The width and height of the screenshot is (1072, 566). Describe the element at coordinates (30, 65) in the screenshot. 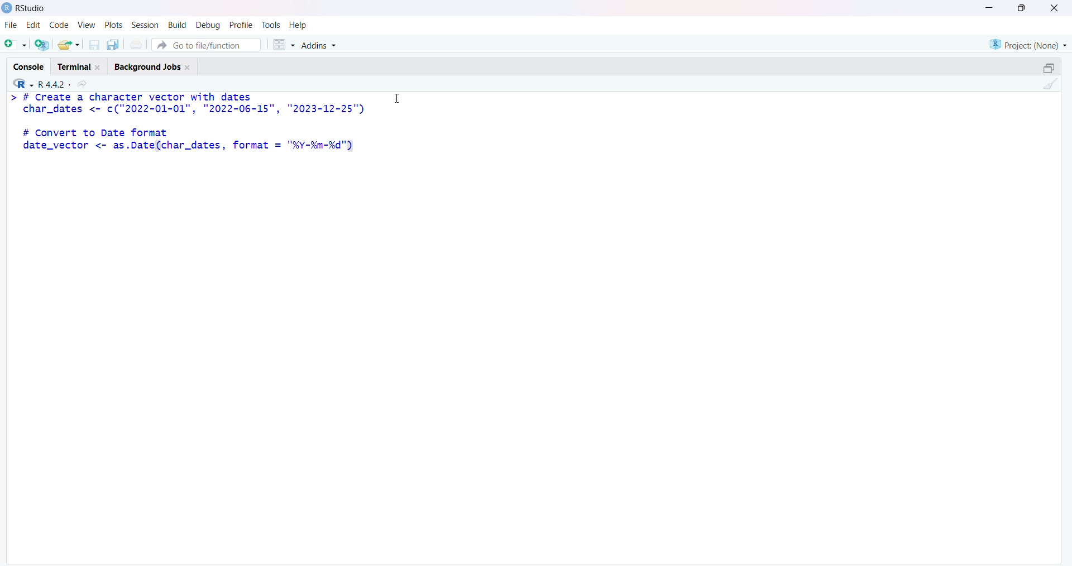

I see `Console` at that location.